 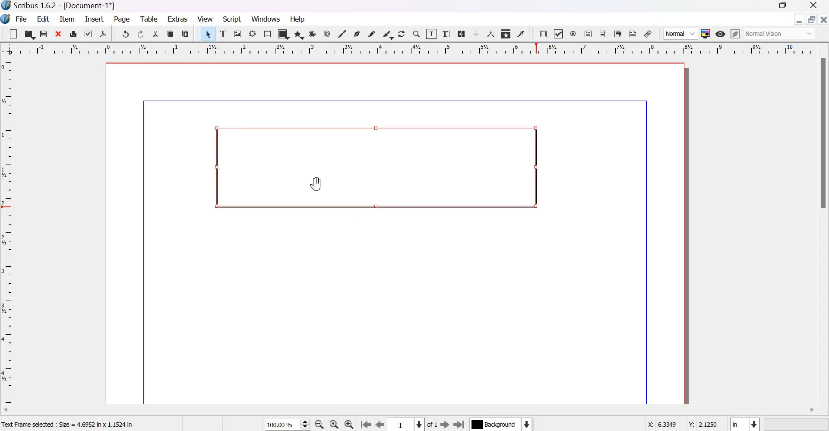 What do you see at coordinates (811, 410) in the screenshot?
I see `Scroll right` at bounding box center [811, 410].